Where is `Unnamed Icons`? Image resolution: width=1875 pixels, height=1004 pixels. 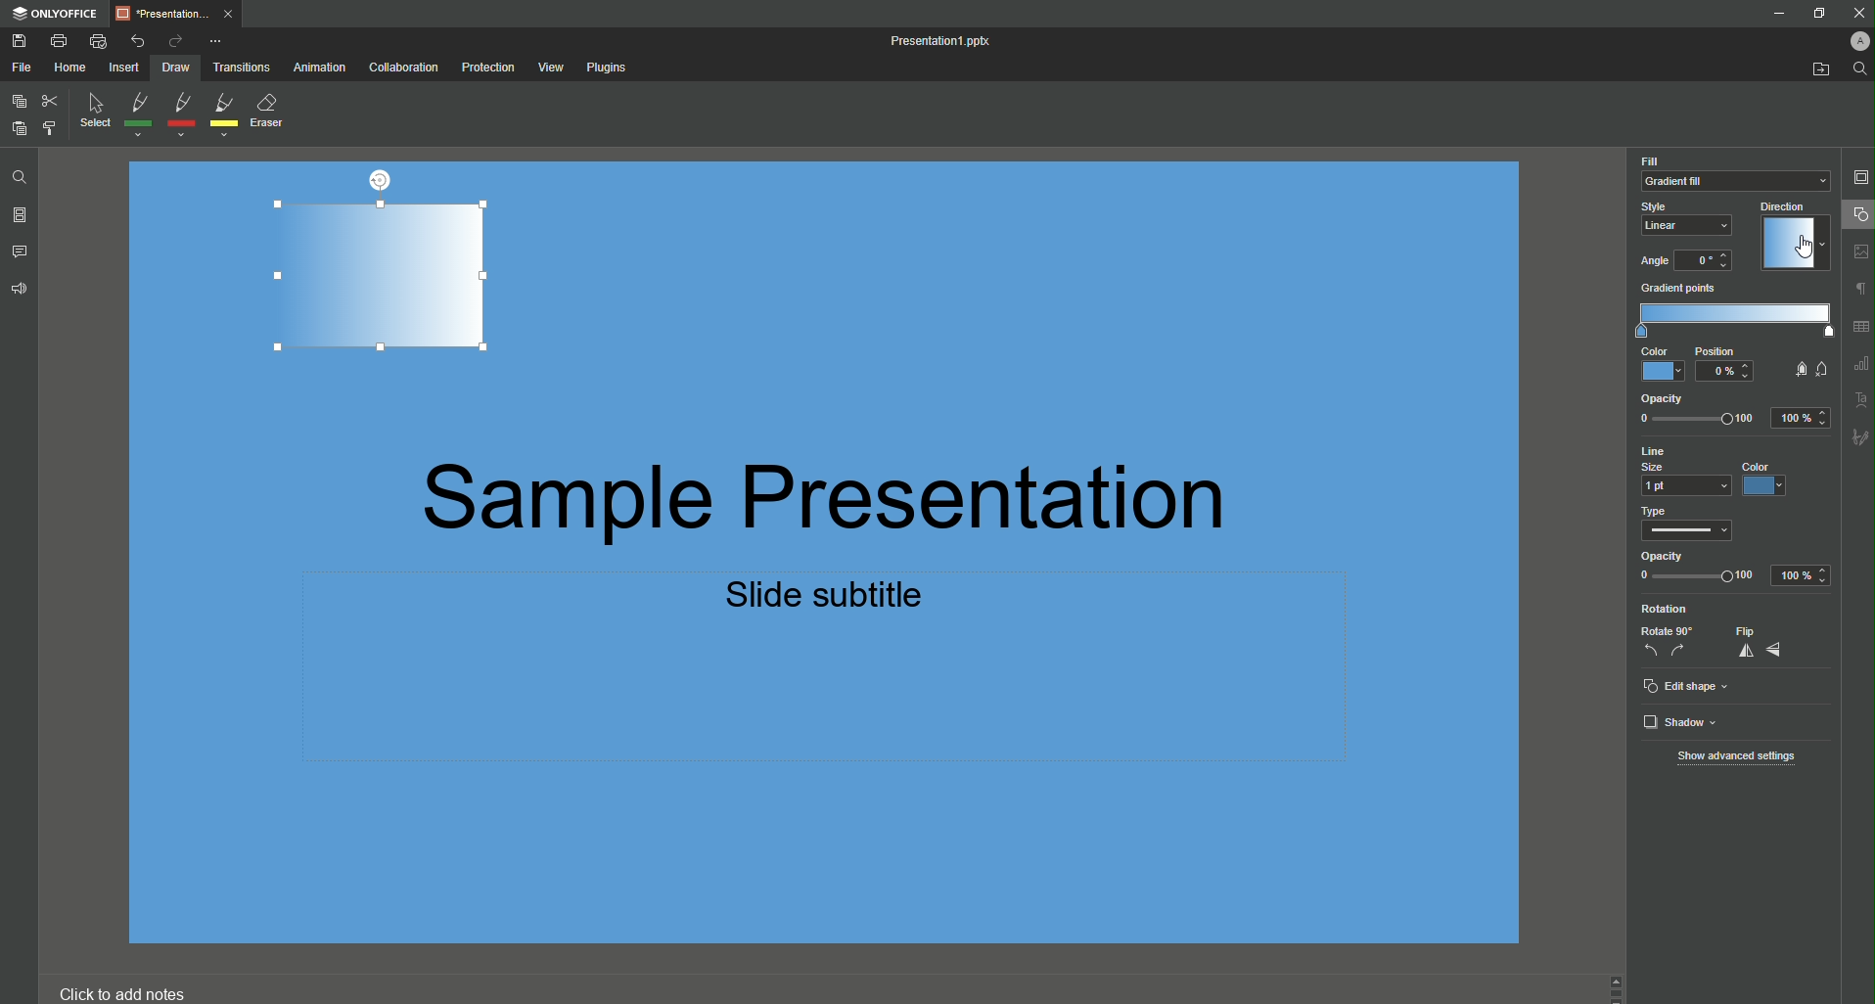
Unnamed Icons is located at coordinates (1858, 344).